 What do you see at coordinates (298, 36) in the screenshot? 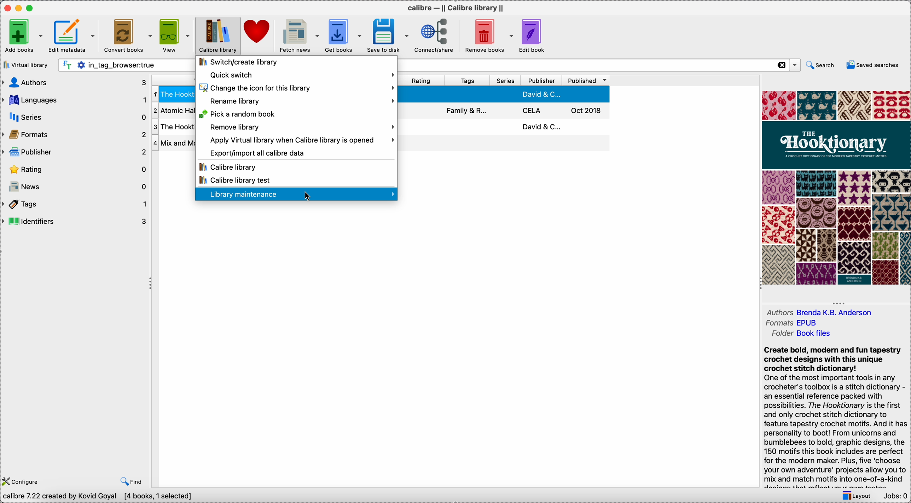
I see `fetch news` at bounding box center [298, 36].